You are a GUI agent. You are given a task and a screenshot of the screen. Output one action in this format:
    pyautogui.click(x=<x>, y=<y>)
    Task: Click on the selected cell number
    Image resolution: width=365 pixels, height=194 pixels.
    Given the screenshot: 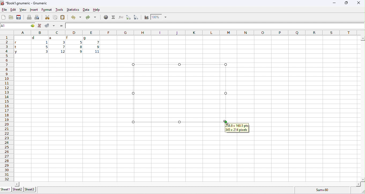 What is the action you would take?
    pyautogui.click(x=14, y=26)
    